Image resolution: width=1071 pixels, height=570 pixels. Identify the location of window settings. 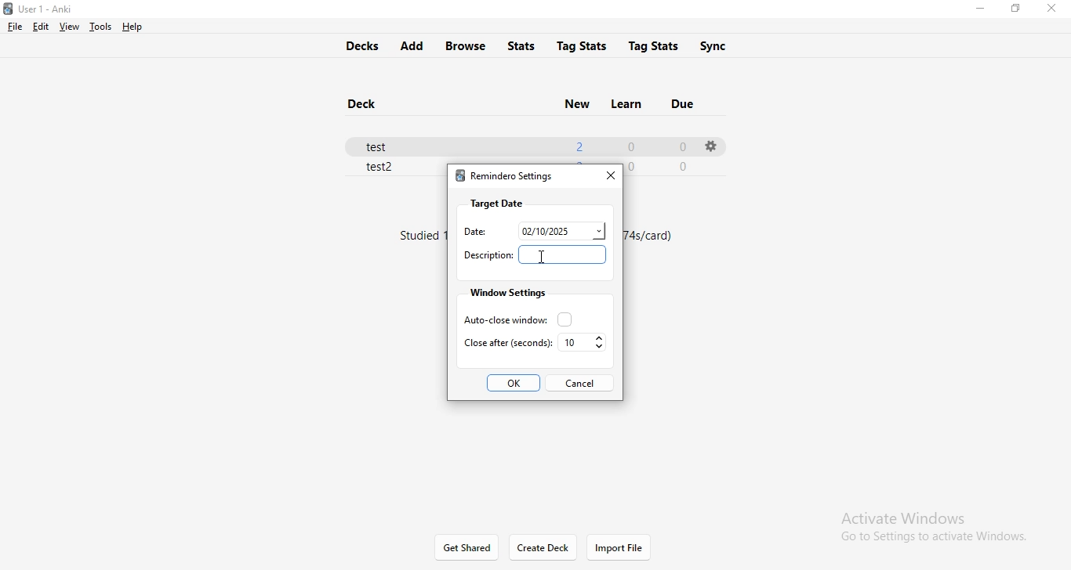
(506, 293).